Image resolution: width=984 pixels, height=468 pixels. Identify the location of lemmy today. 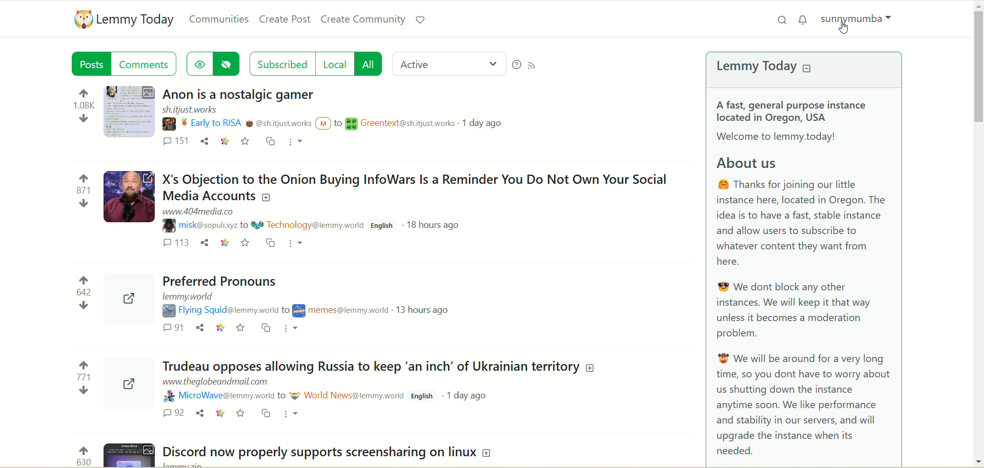
(770, 67).